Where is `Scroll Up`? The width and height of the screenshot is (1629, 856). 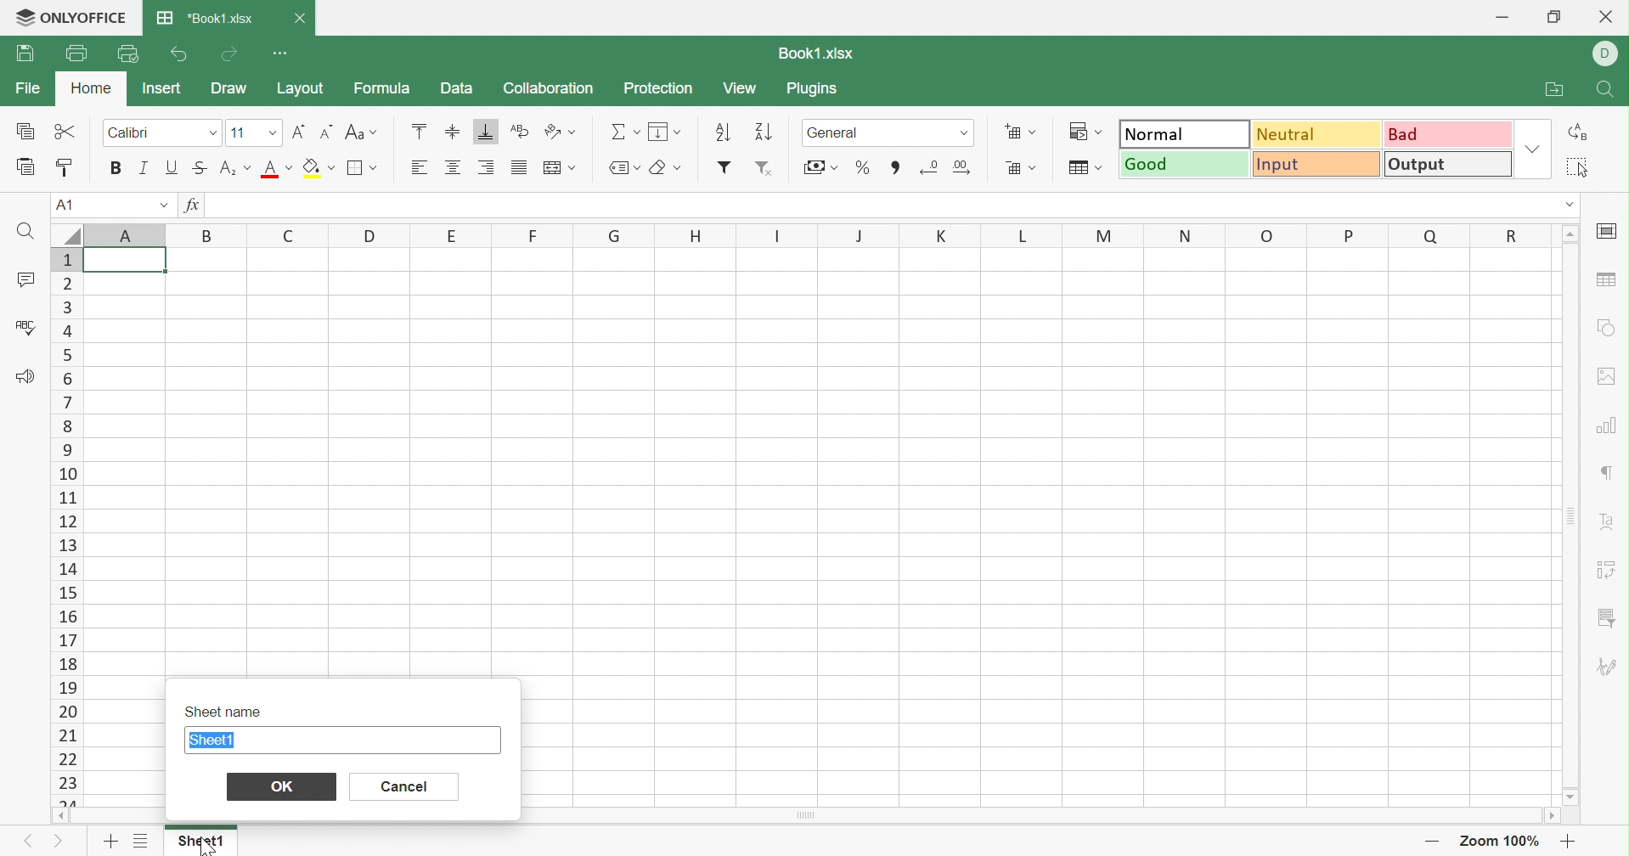
Scroll Up is located at coordinates (1571, 234).